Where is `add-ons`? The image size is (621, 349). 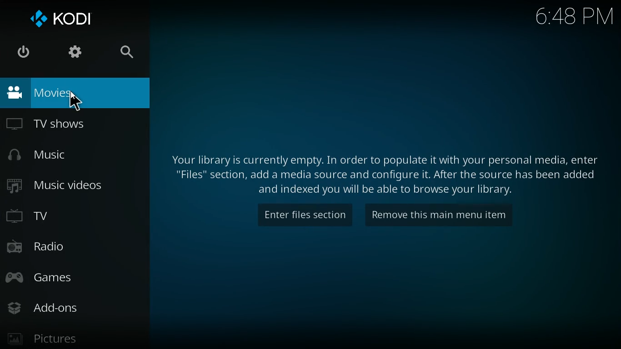
add-ons is located at coordinates (70, 306).